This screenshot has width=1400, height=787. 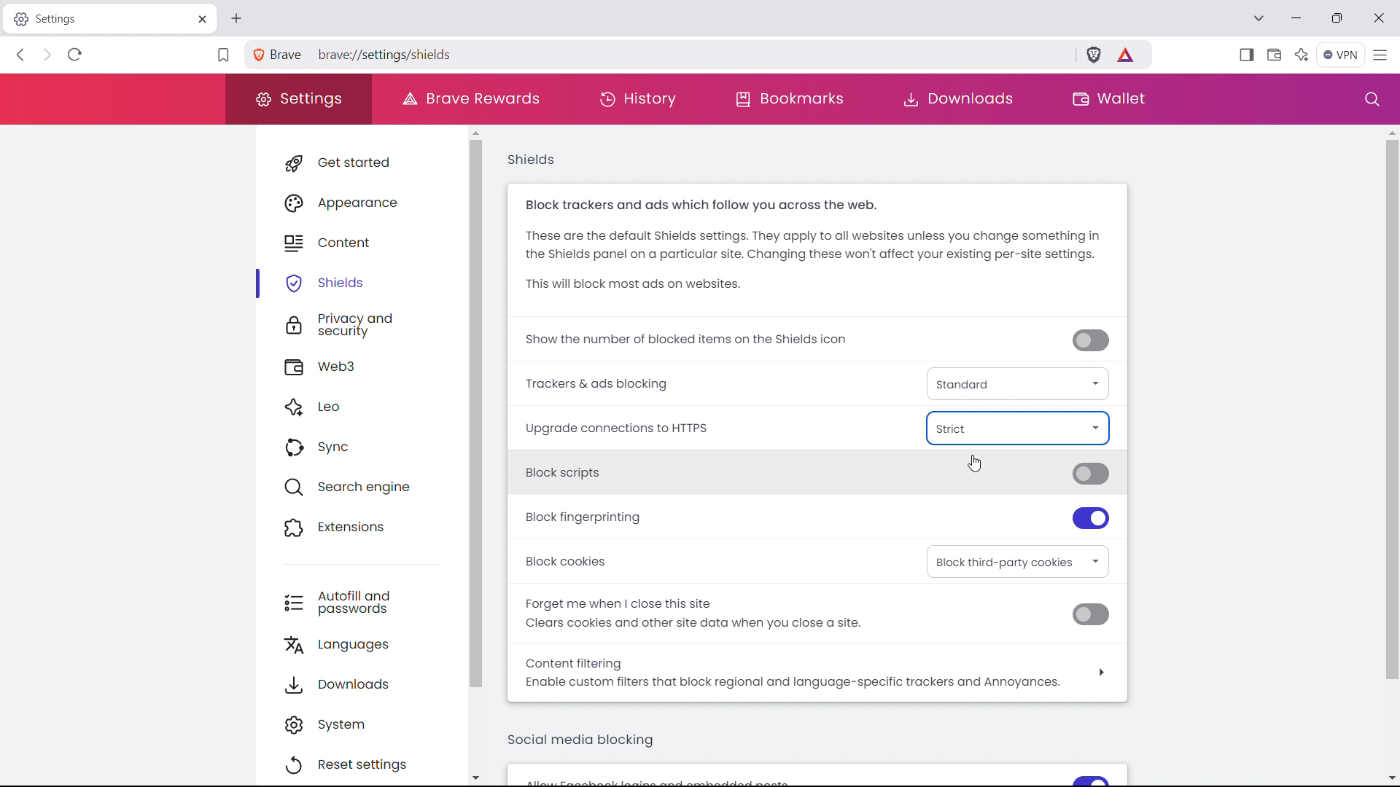 I want to click on Block cookies, so click(x=568, y=561).